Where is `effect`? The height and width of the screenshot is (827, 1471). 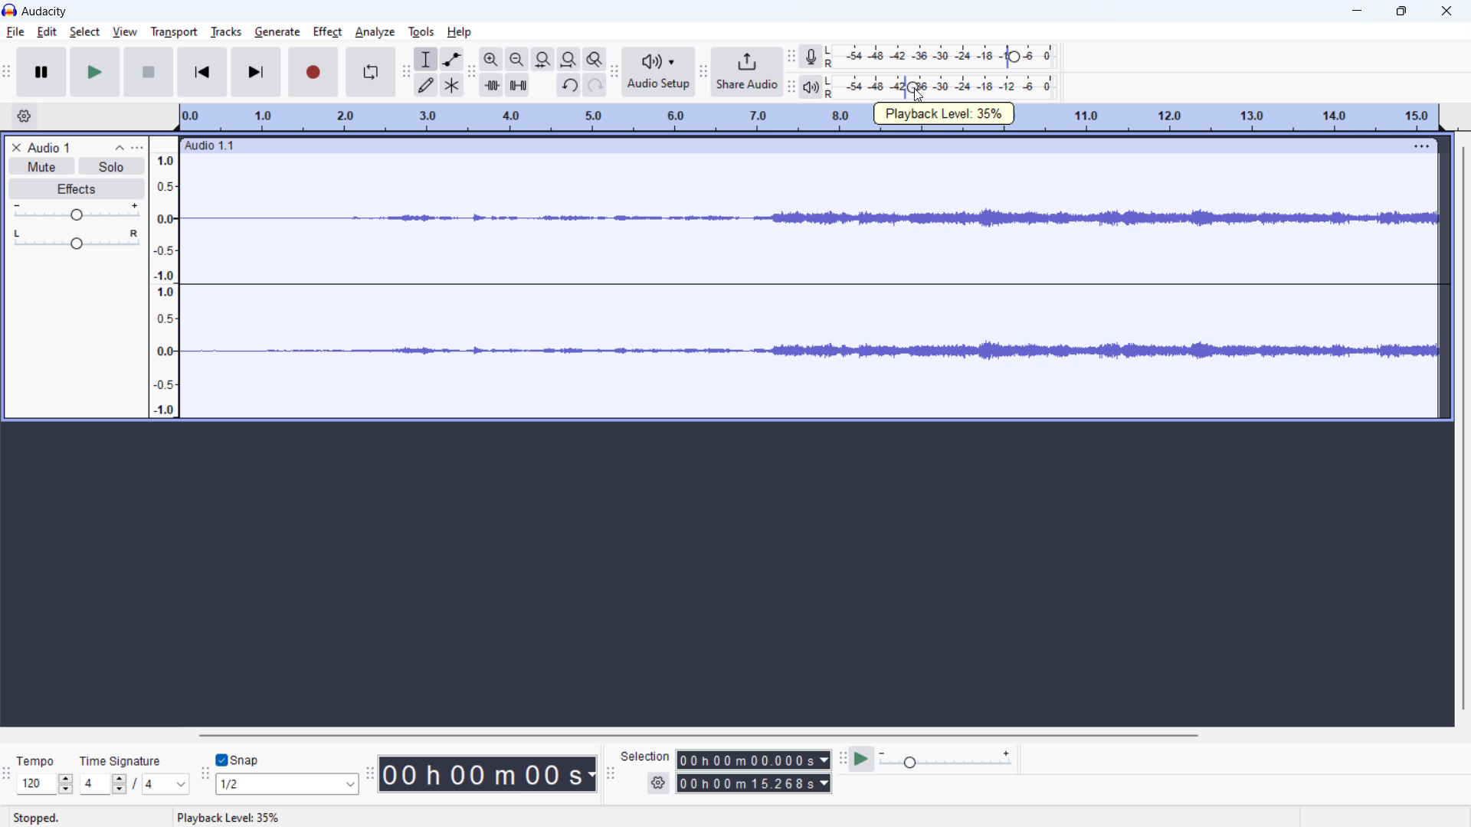 effect is located at coordinates (328, 32).